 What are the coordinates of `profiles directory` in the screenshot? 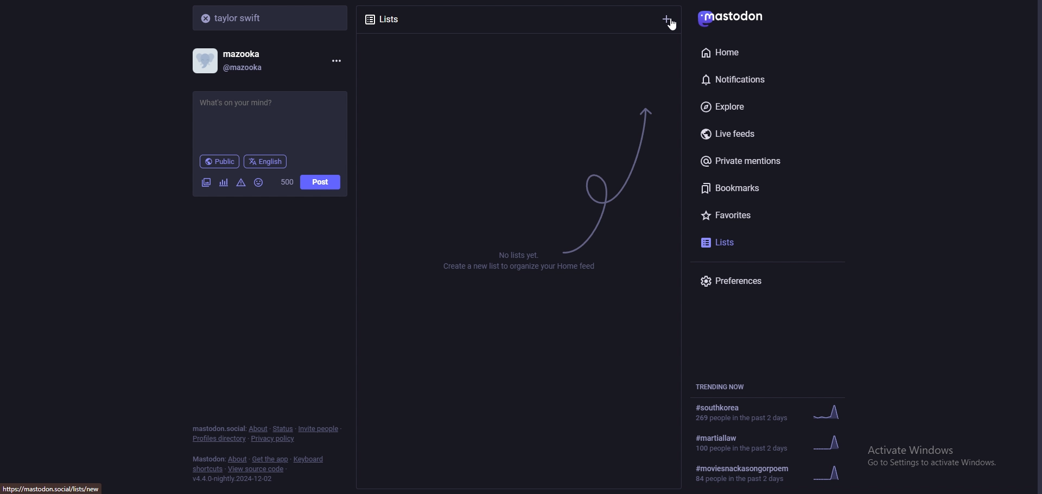 It's located at (220, 439).